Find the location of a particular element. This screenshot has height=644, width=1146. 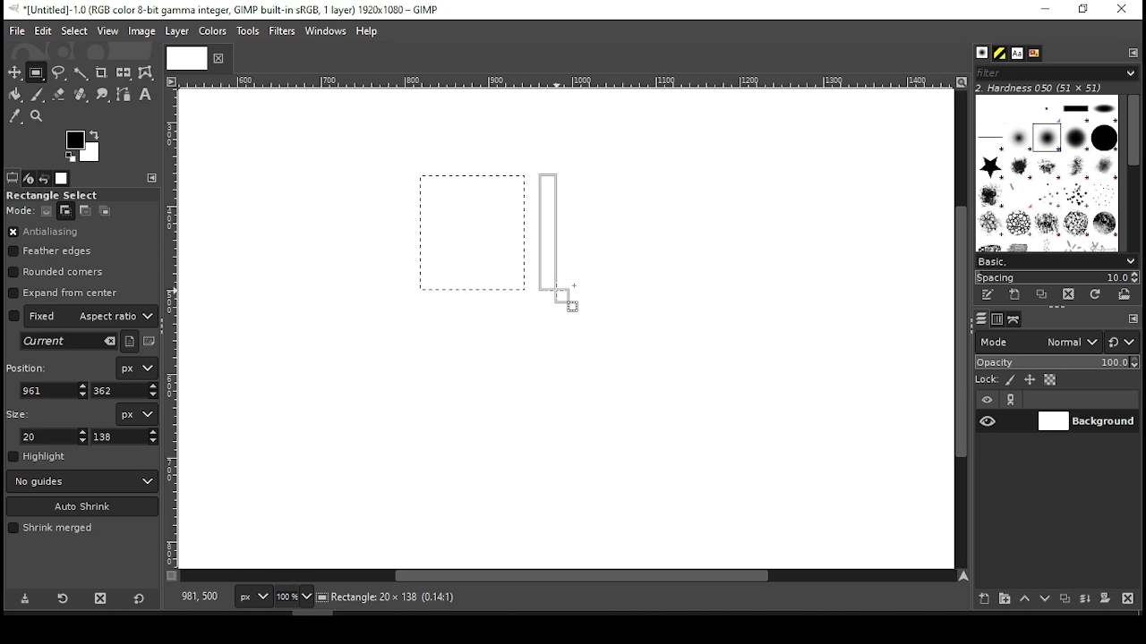

y is located at coordinates (123, 391).